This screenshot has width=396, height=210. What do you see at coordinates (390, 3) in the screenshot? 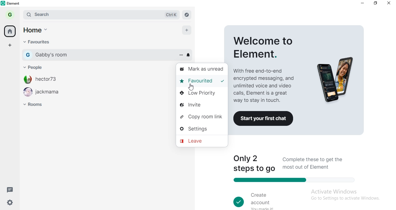
I see `close` at bounding box center [390, 3].